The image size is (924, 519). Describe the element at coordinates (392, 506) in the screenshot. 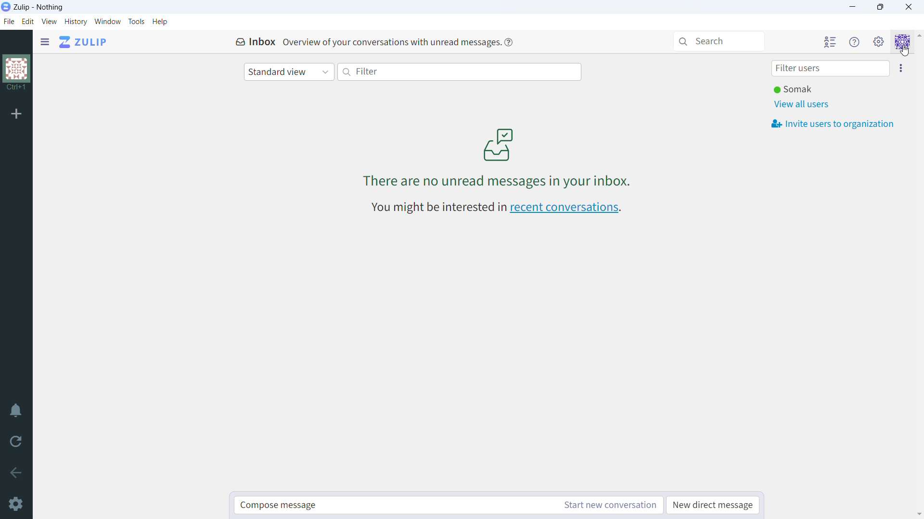

I see `compose message` at that location.